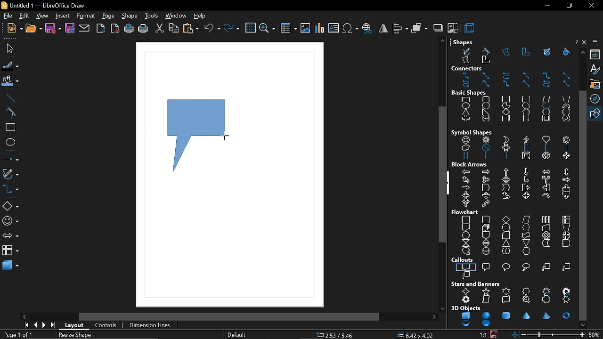  What do you see at coordinates (527, 315) in the screenshot?
I see `cone` at bounding box center [527, 315].